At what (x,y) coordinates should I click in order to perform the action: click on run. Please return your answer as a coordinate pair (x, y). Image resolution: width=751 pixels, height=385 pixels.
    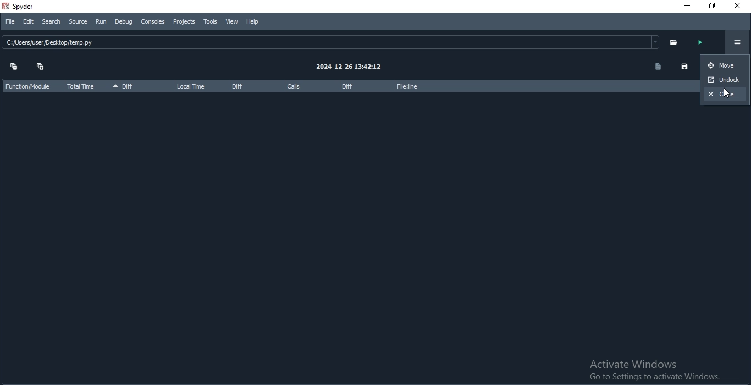
    Looking at the image, I should click on (699, 43).